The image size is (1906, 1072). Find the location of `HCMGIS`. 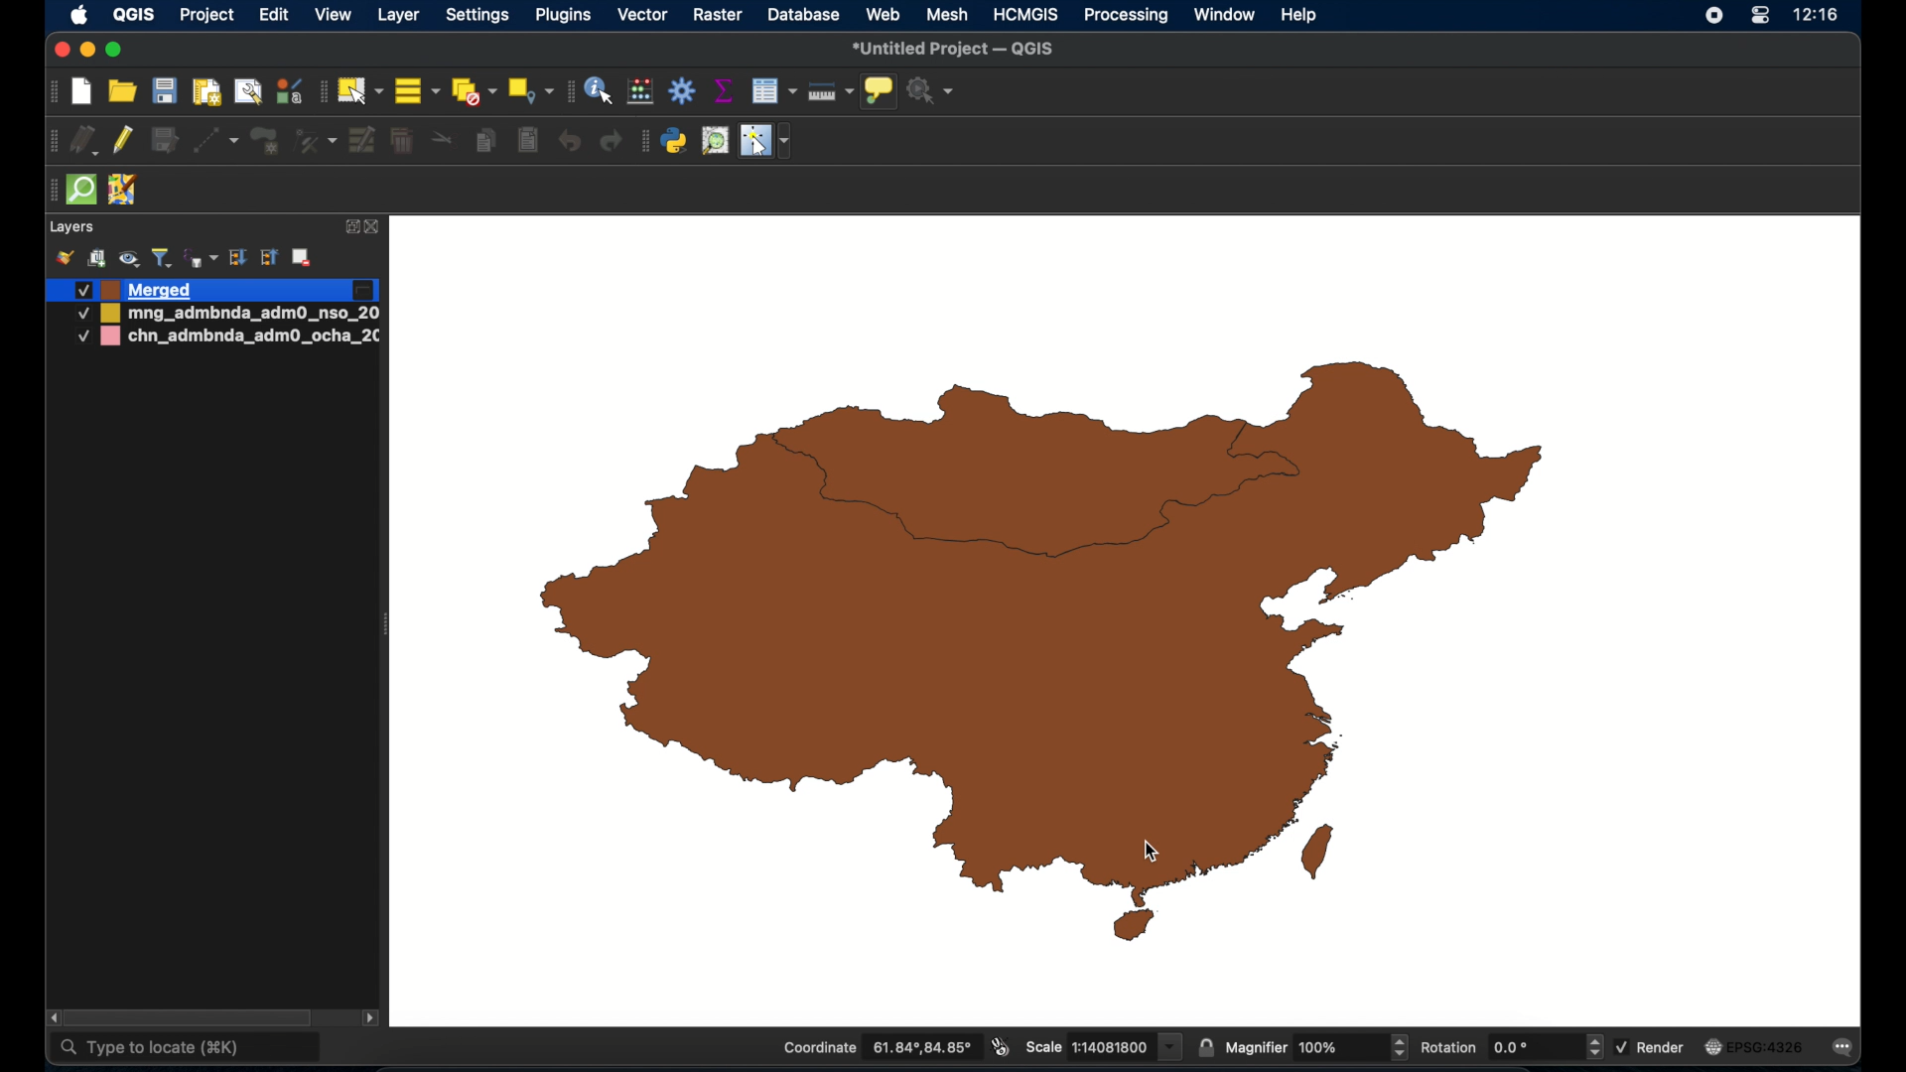

HCMGIS is located at coordinates (1025, 14).